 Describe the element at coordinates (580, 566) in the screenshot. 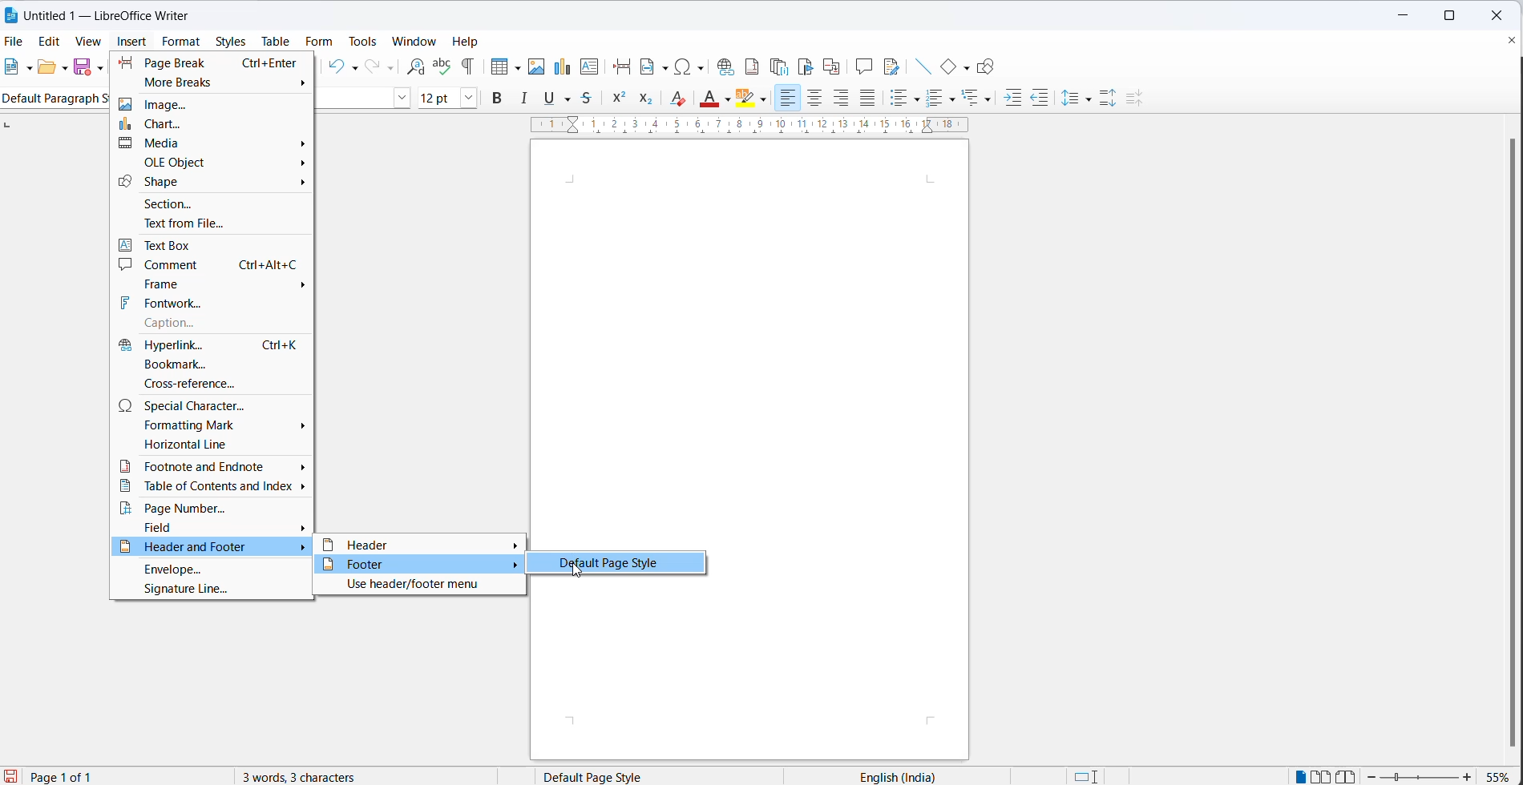

I see `cursor` at that location.